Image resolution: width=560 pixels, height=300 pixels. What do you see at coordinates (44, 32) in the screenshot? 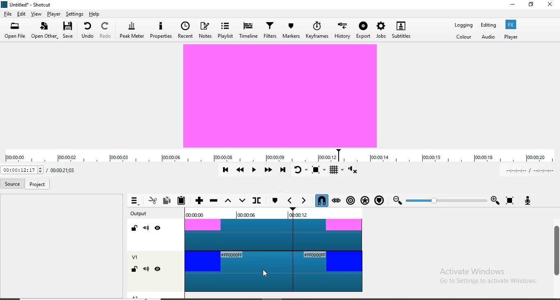
I see `open other ` at bounding box center [44, 32].